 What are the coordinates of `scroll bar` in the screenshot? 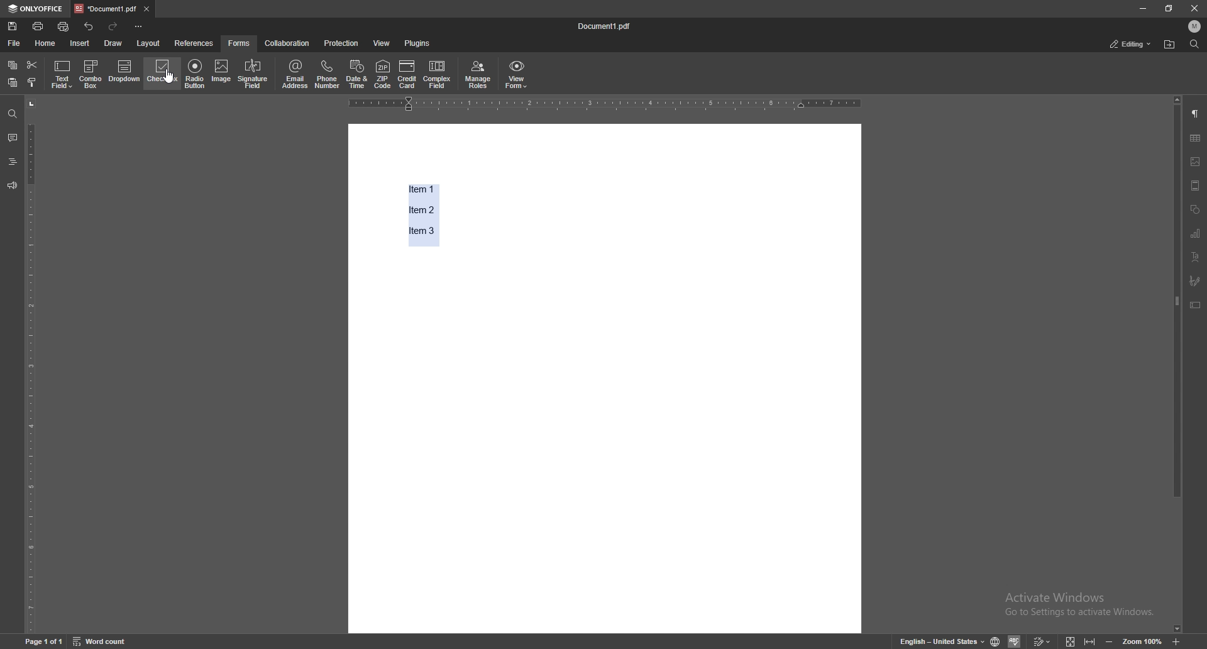 It's located at (1177, 364).